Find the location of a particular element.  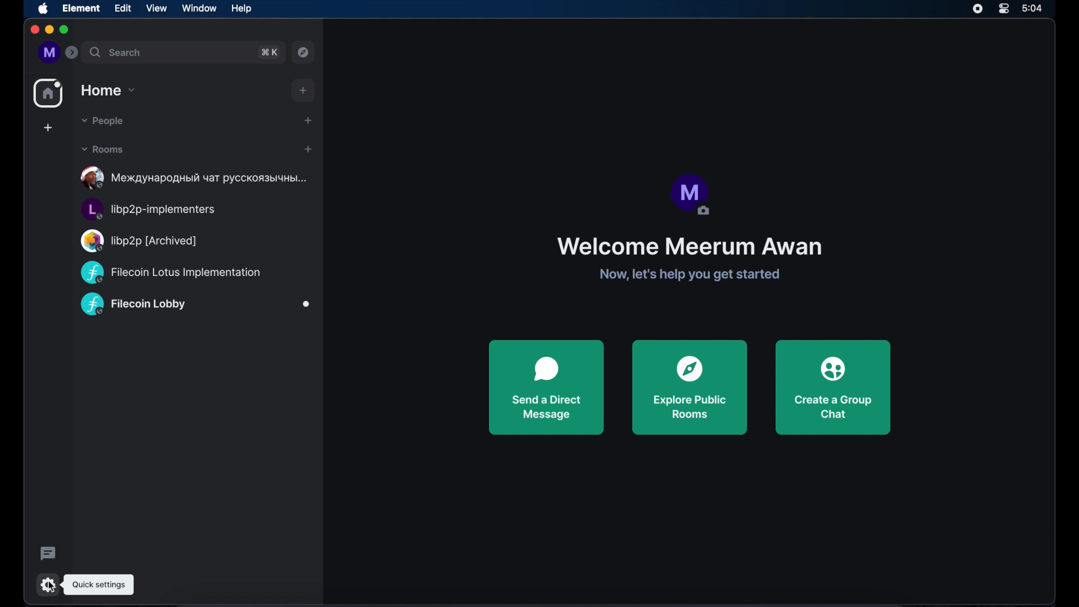

explore public rooms is located at coordinates (304, 52).